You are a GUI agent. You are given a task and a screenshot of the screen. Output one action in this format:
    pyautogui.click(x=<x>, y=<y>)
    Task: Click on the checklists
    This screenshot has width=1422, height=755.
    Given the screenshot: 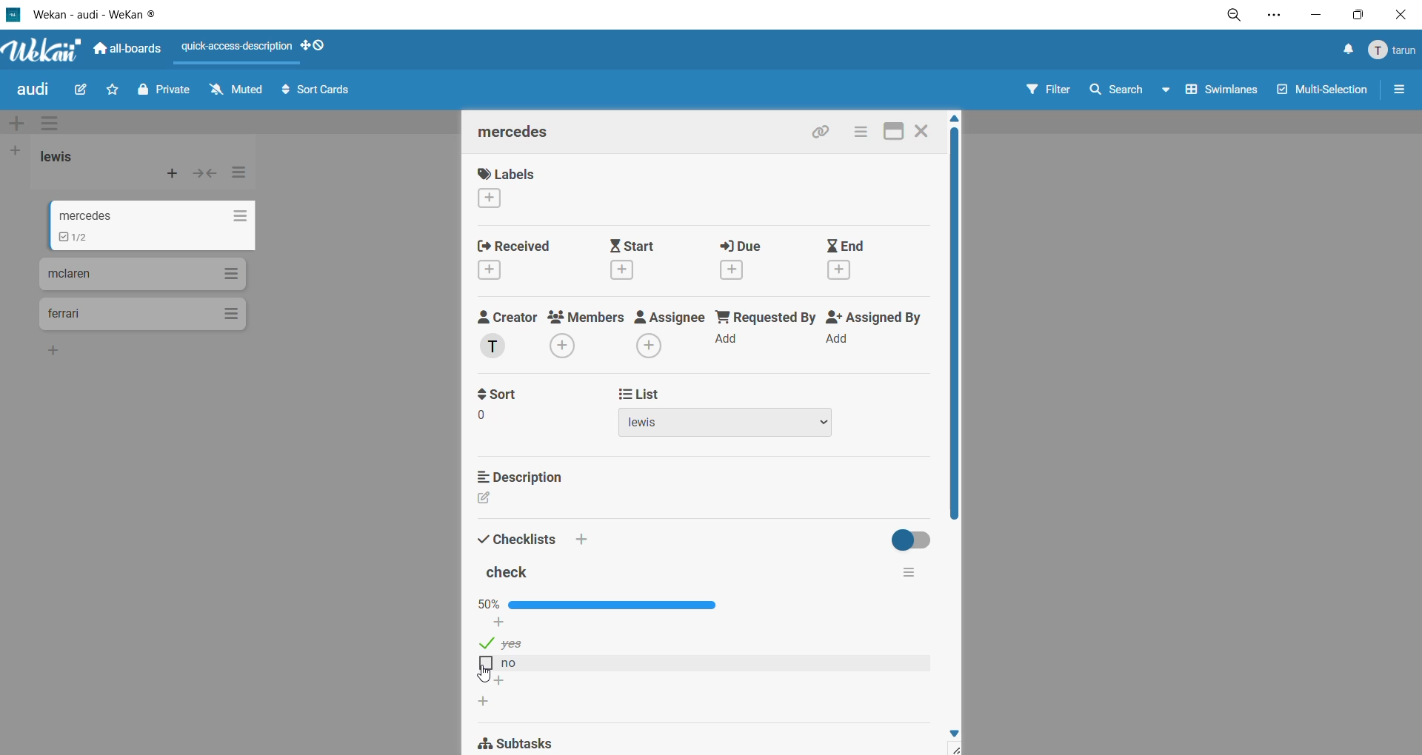 What is the action you would take?
    pyautogui.click(x=533, y=534)
    